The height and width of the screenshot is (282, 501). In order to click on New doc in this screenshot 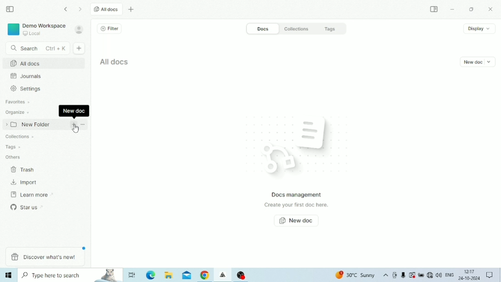, I will do `click(74, 112)`.